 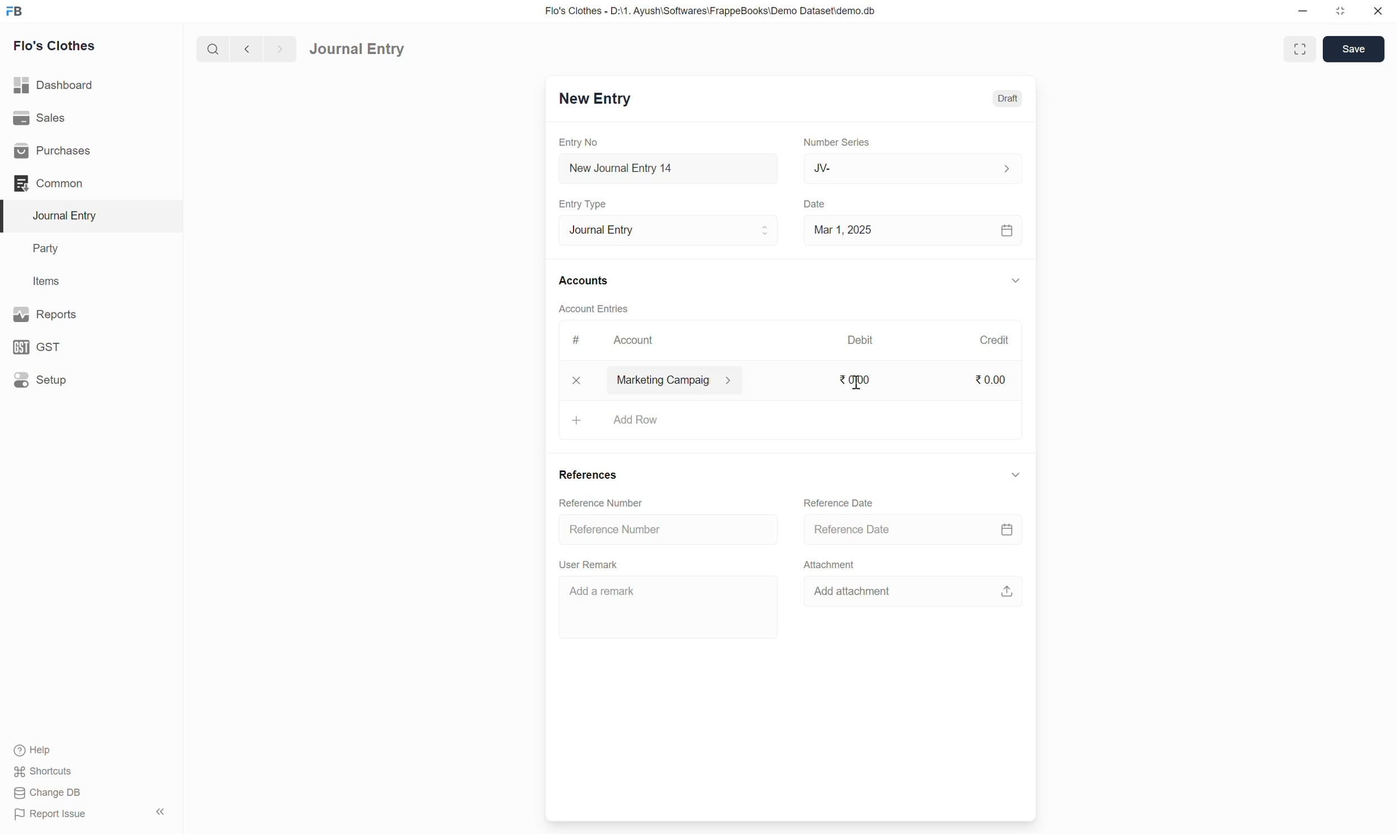 I want to click on search, so click(x=212, y=49).